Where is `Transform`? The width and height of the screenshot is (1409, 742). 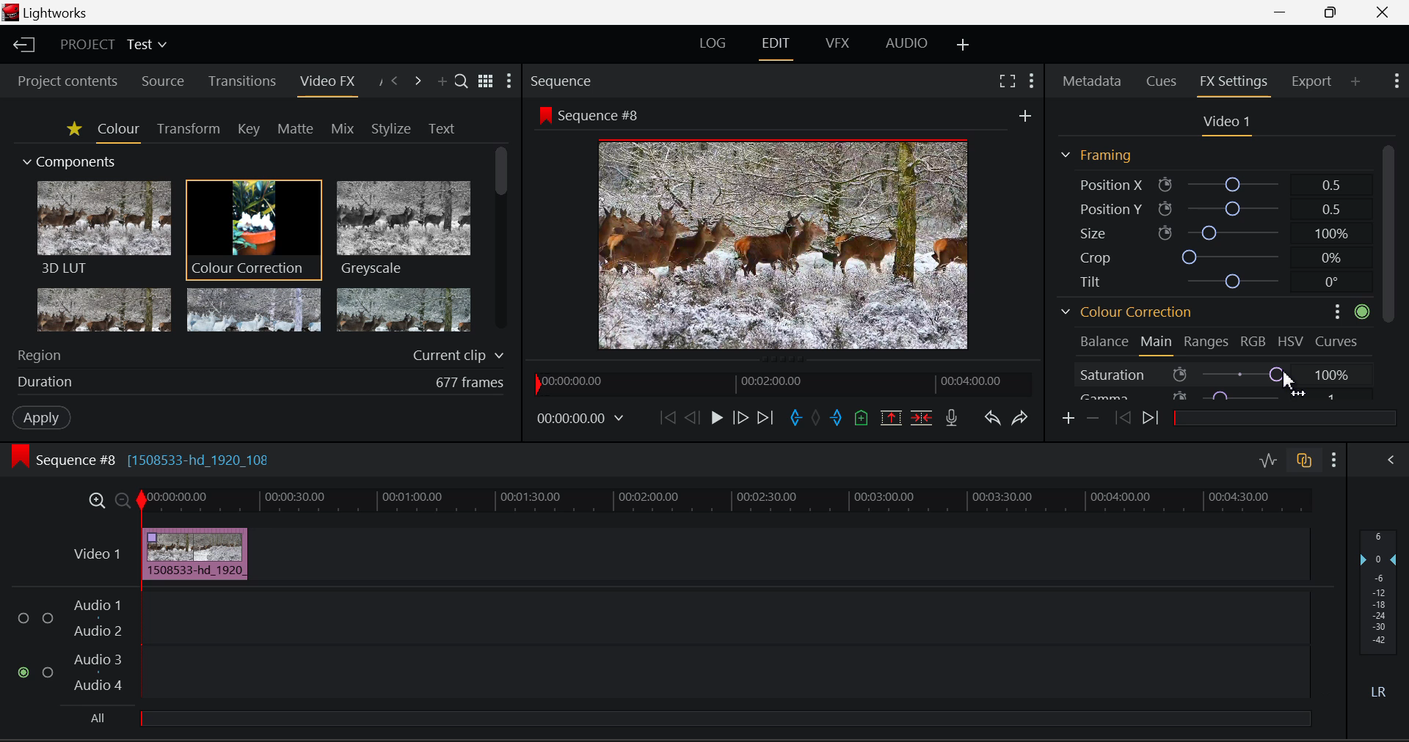 Transform is located at coordinates (188, 129).